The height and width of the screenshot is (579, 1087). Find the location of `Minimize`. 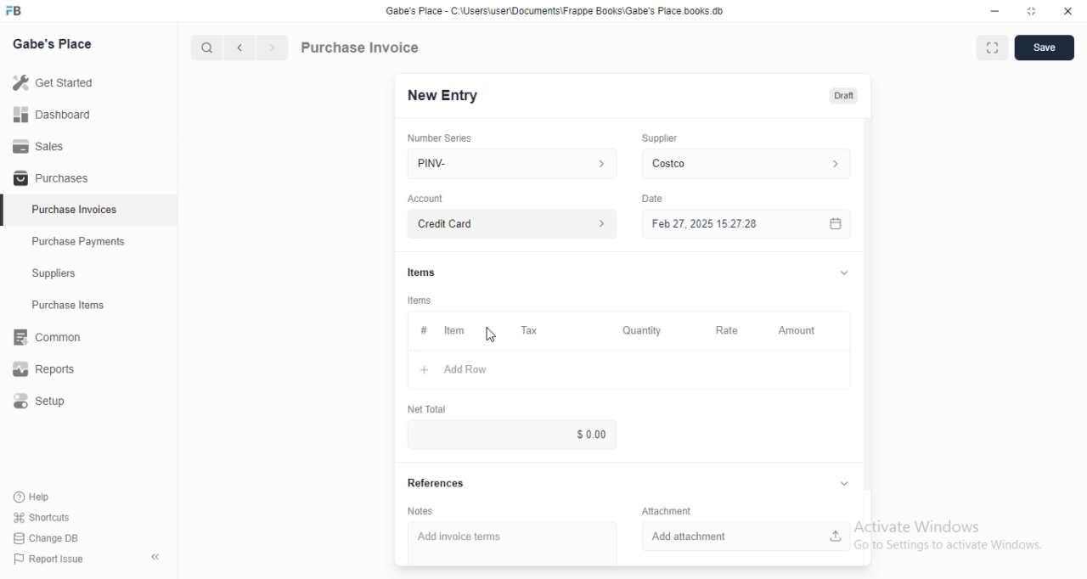

Minimize is located at coordinates (994, 11).